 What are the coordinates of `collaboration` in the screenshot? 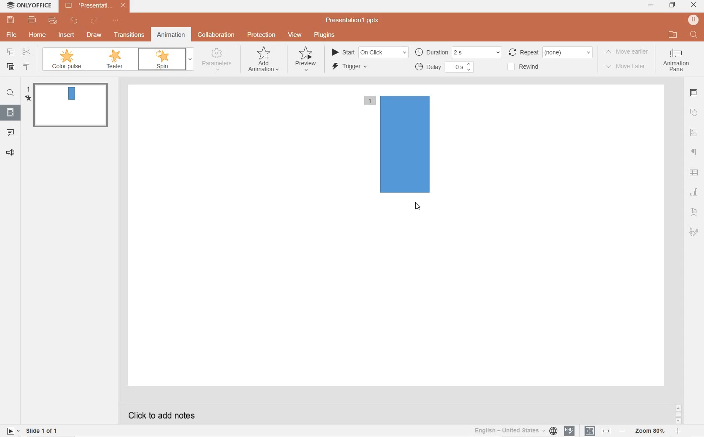 It's located at (217, 35).